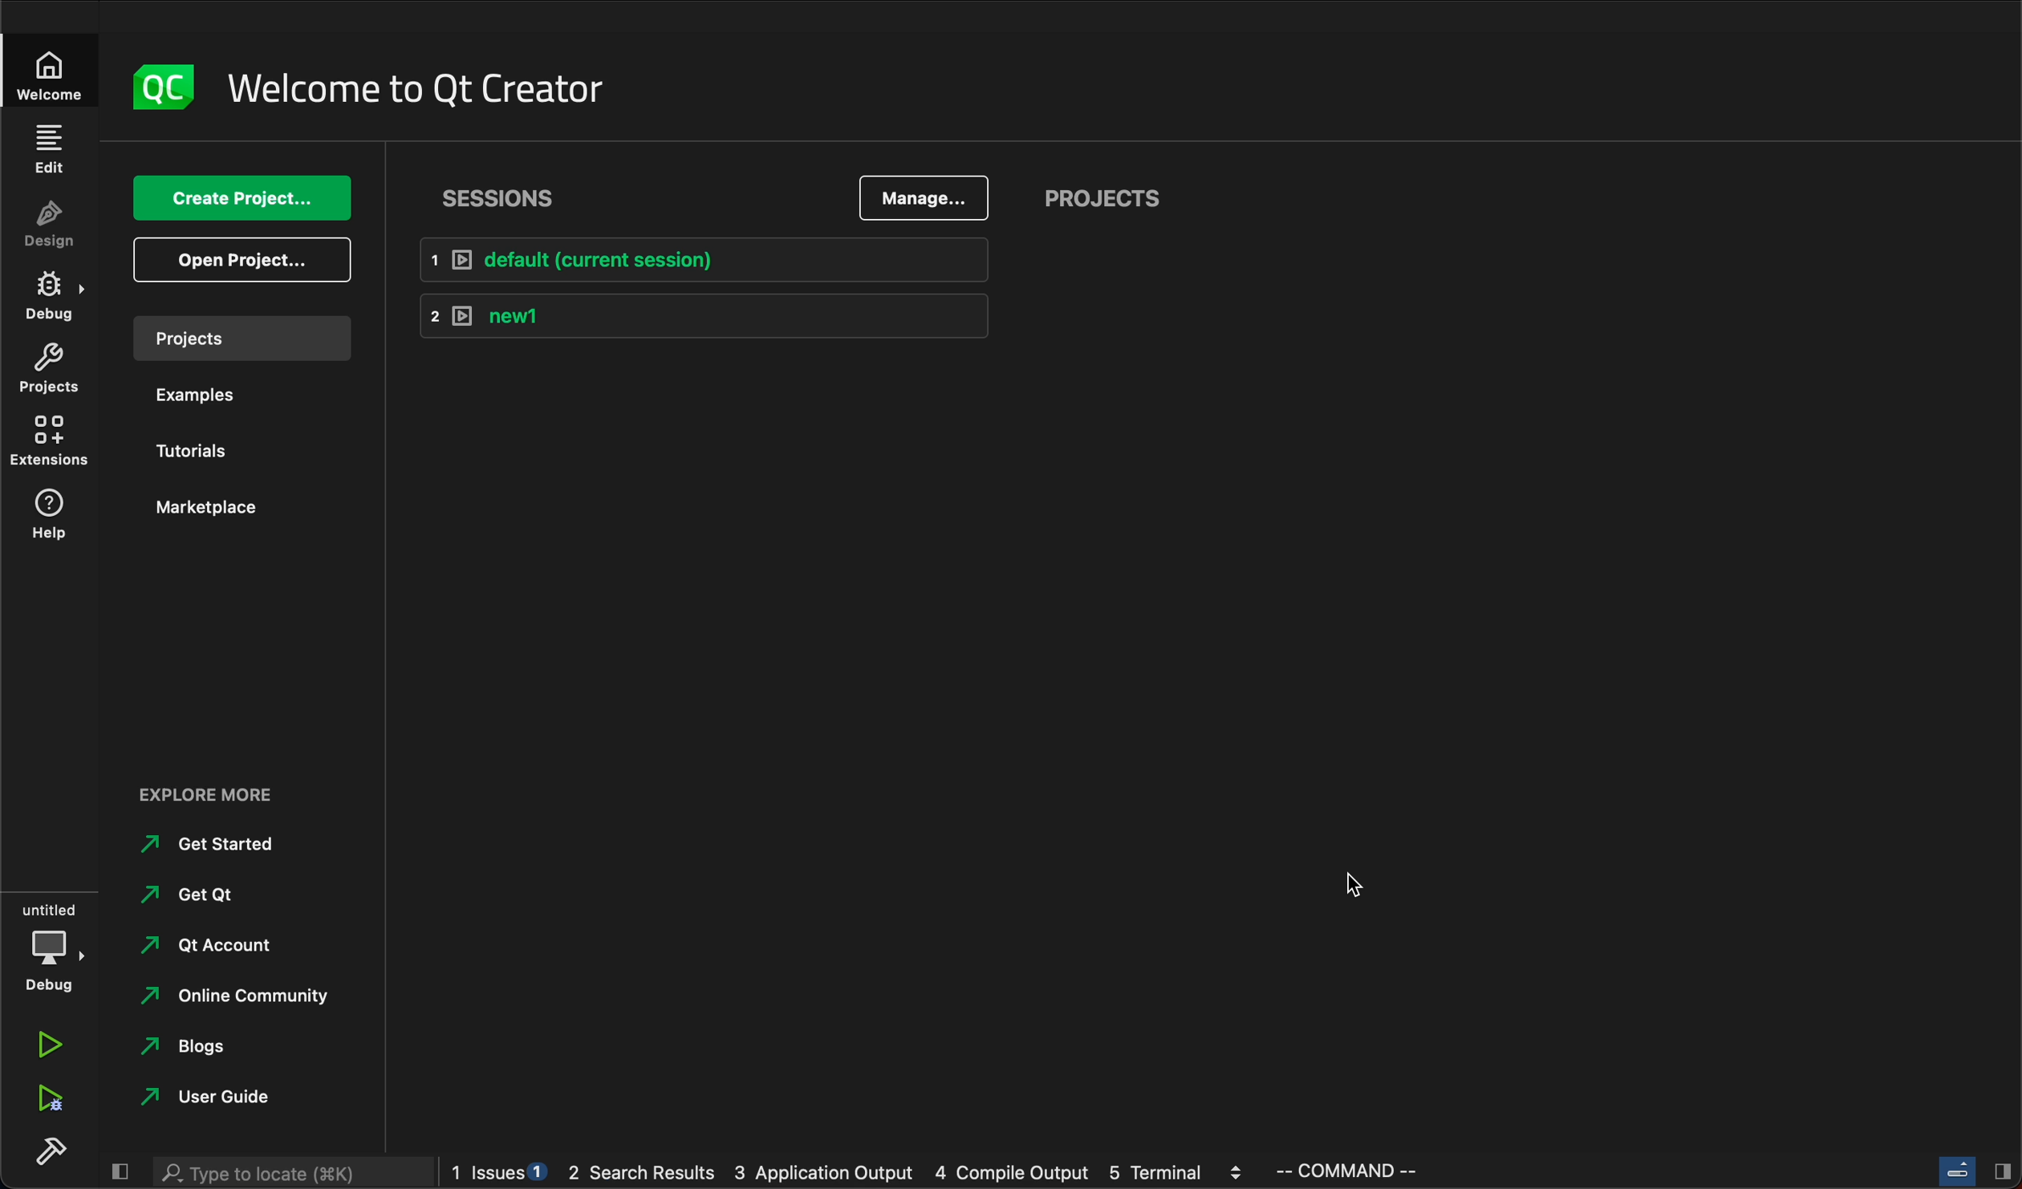  Describe the element at coordinates (223, 895) in the screenshot. I see `get ` at that location.